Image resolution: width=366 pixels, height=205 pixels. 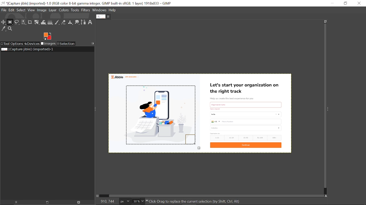 What do you see at coordinates (245, 115) in the screenshot?
I see `Country` at bounding box center [245, 115].